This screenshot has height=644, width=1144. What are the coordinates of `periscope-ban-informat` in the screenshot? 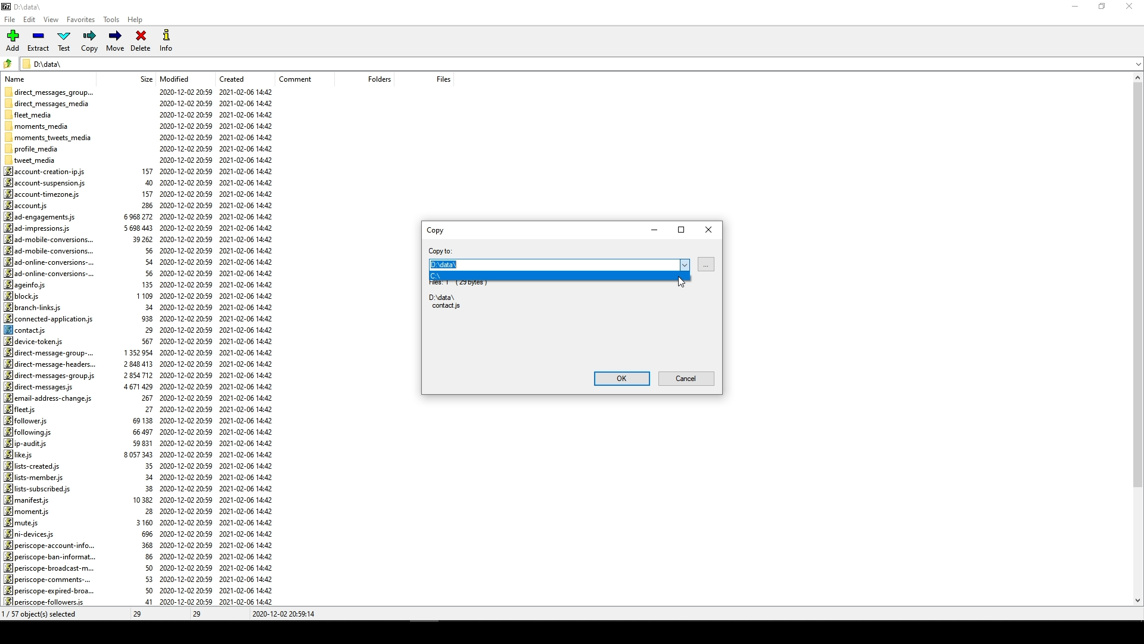 It's located at (54, 556).